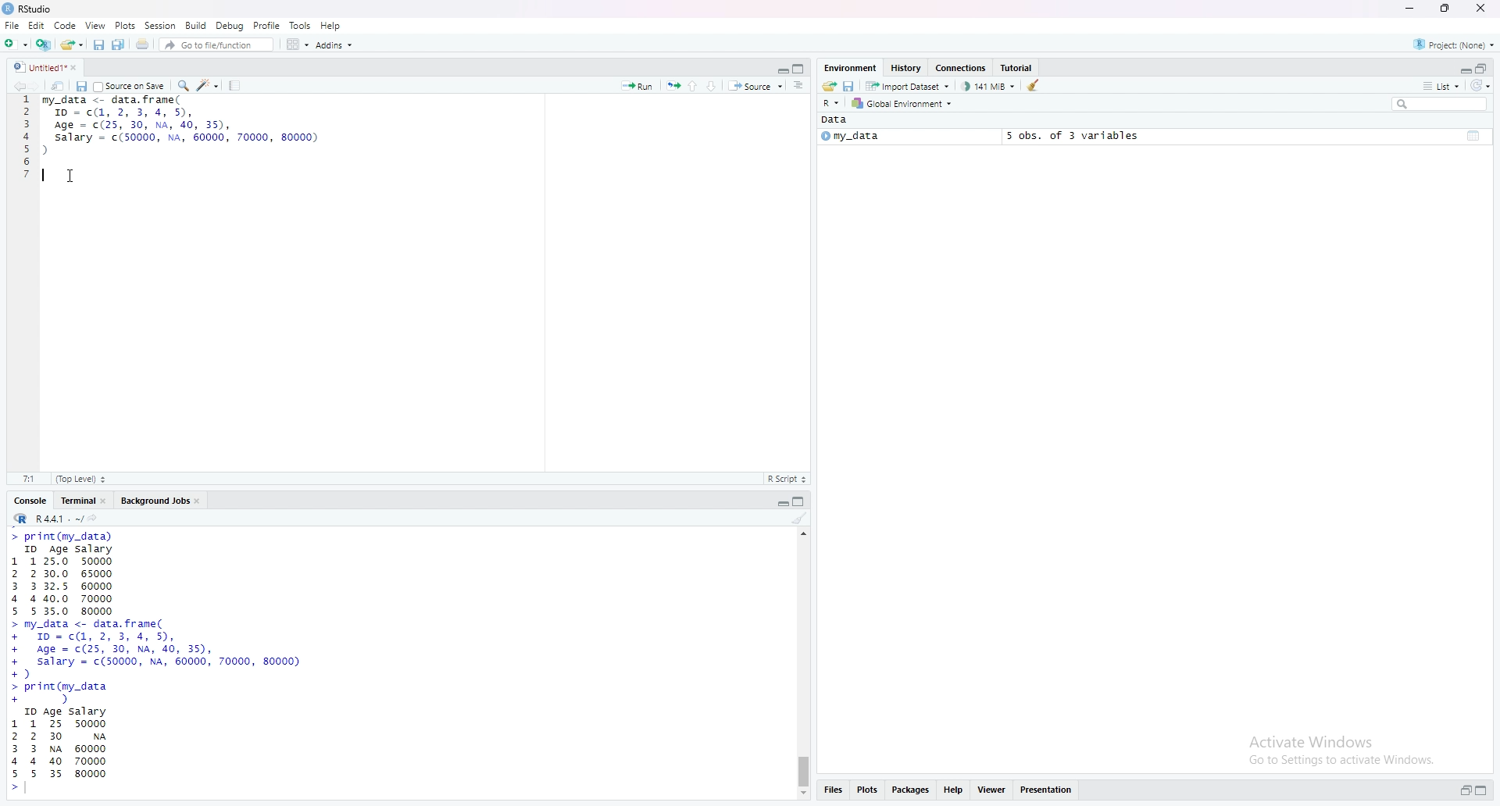 The width and height of the screenshot is (1500, 806). Describe the element at coordinates (208, 84) in the screenshot. I see `code tools` at that location.